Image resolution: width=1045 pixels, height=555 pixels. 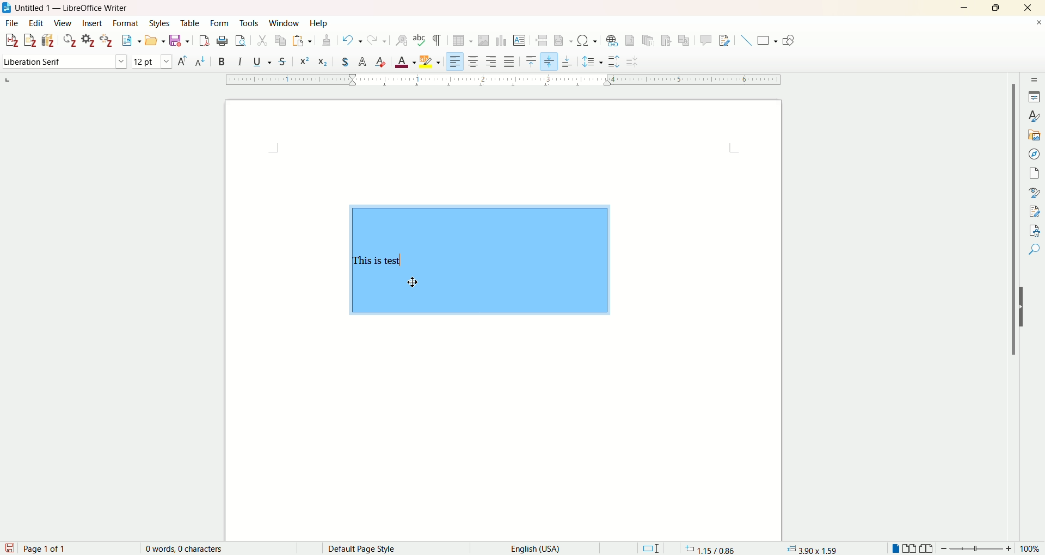 What do you see at coordinates (10, 548) in the screenshot?
I see `save` at bounding box center [10, 548].